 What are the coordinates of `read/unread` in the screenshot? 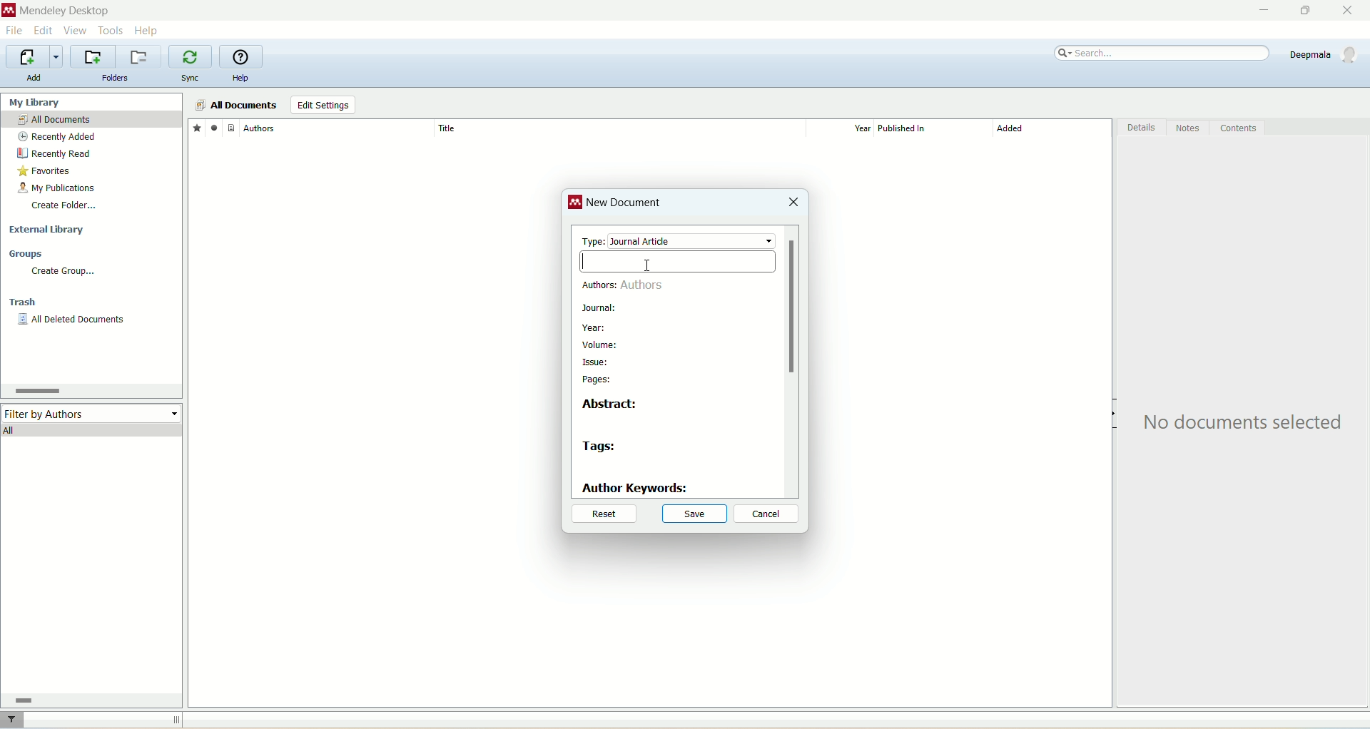 It's located at (212, 127).